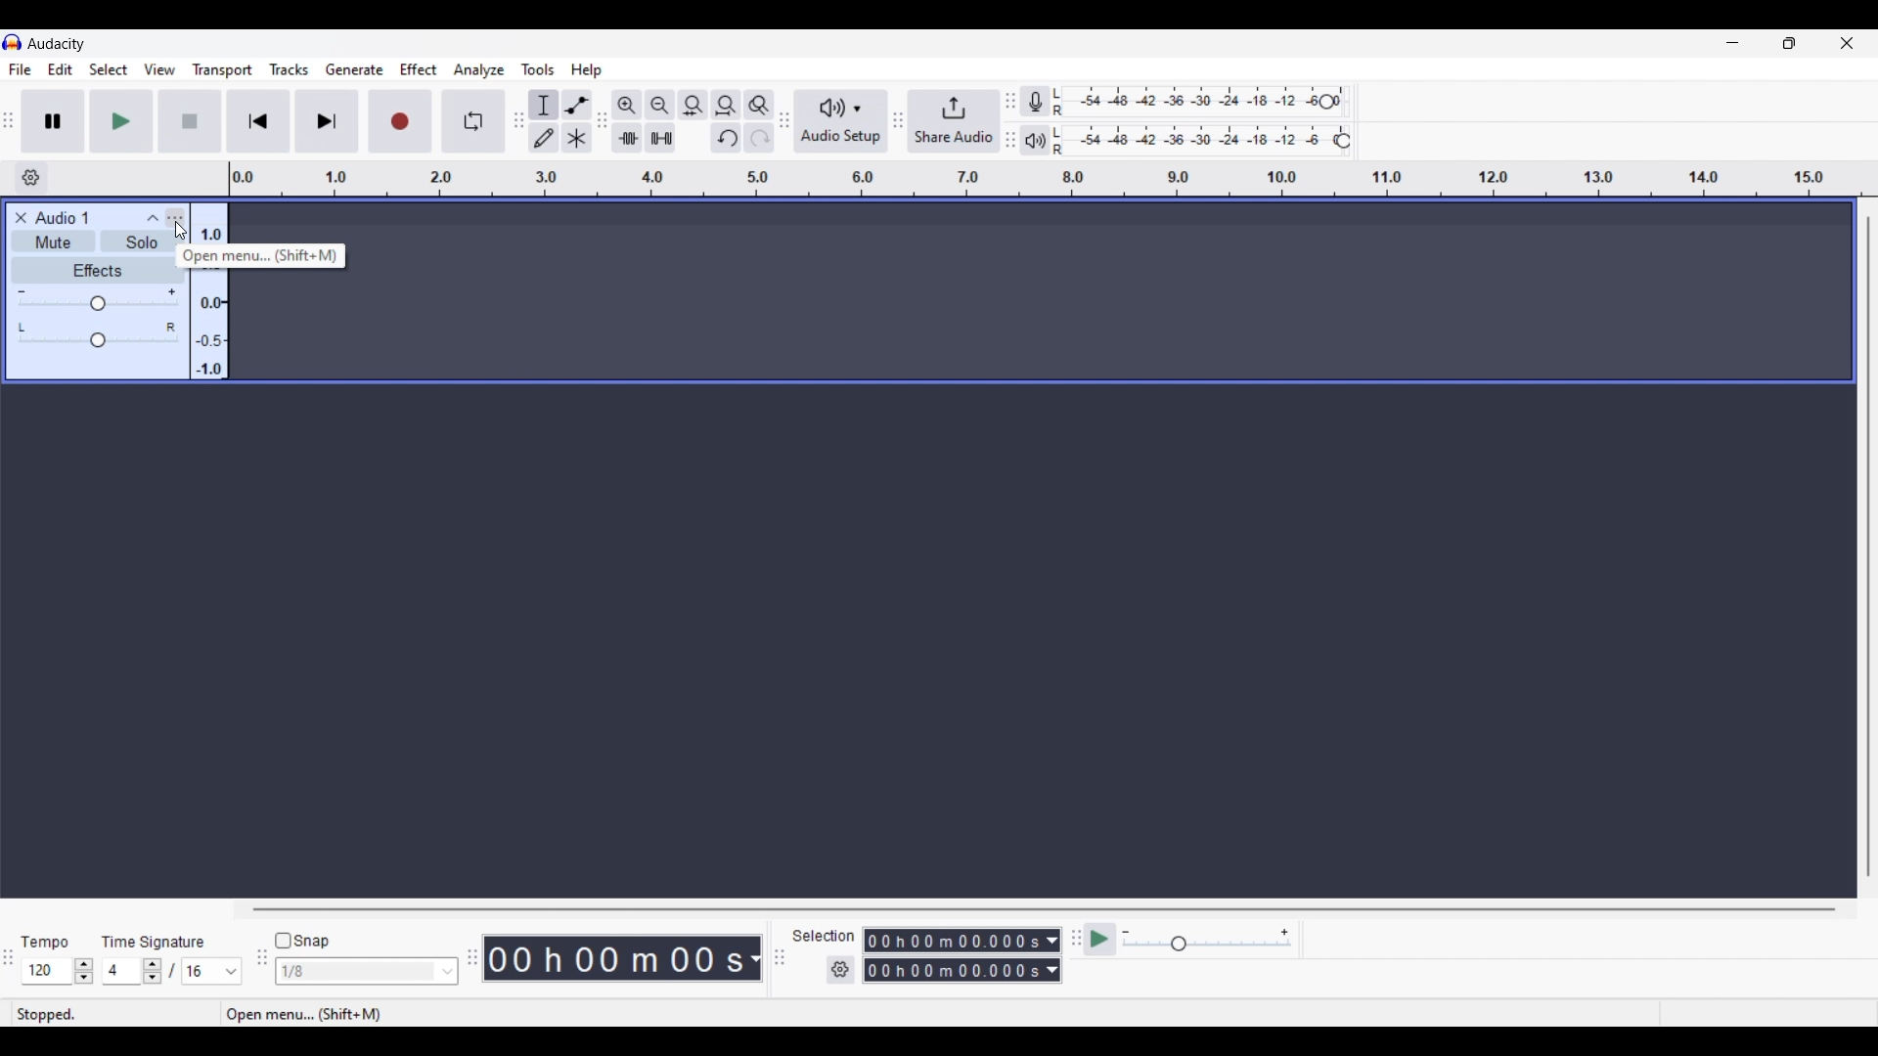  What do you see at coordinates (97, 270) in the screenshot?
I see `Effects` at bounding box center [97, 270].